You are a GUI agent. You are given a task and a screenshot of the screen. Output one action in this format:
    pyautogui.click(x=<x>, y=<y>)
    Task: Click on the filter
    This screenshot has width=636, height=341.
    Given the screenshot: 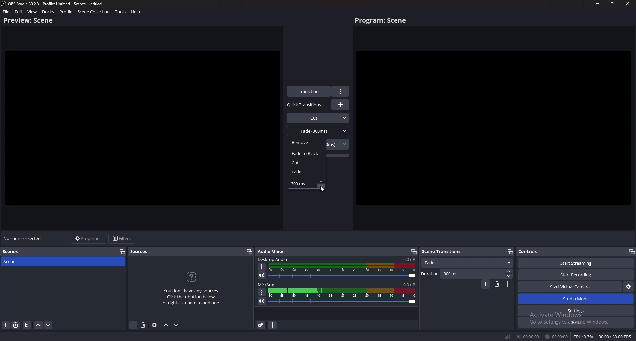 What is the action you would take?
    pyautogui.click(x=27, y=325)
    